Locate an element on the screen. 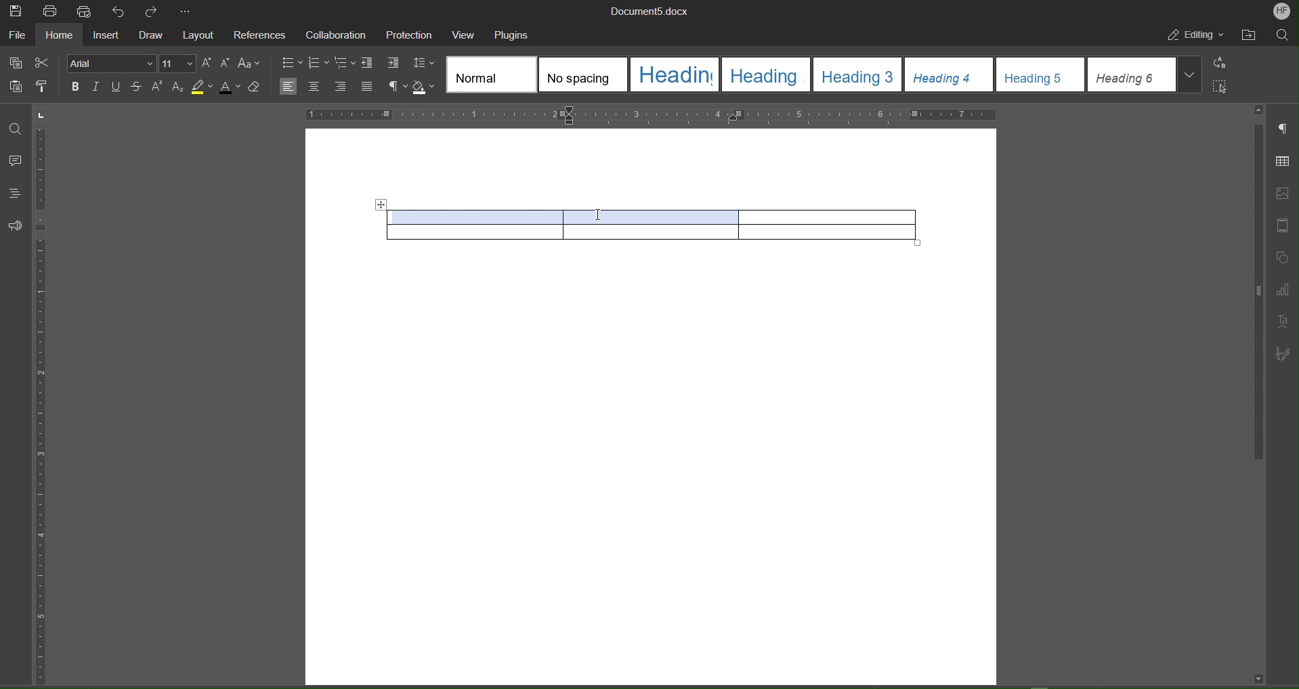 The height and width of the screenshot is (689, 1299). Home is located at coordinates (63, 37).